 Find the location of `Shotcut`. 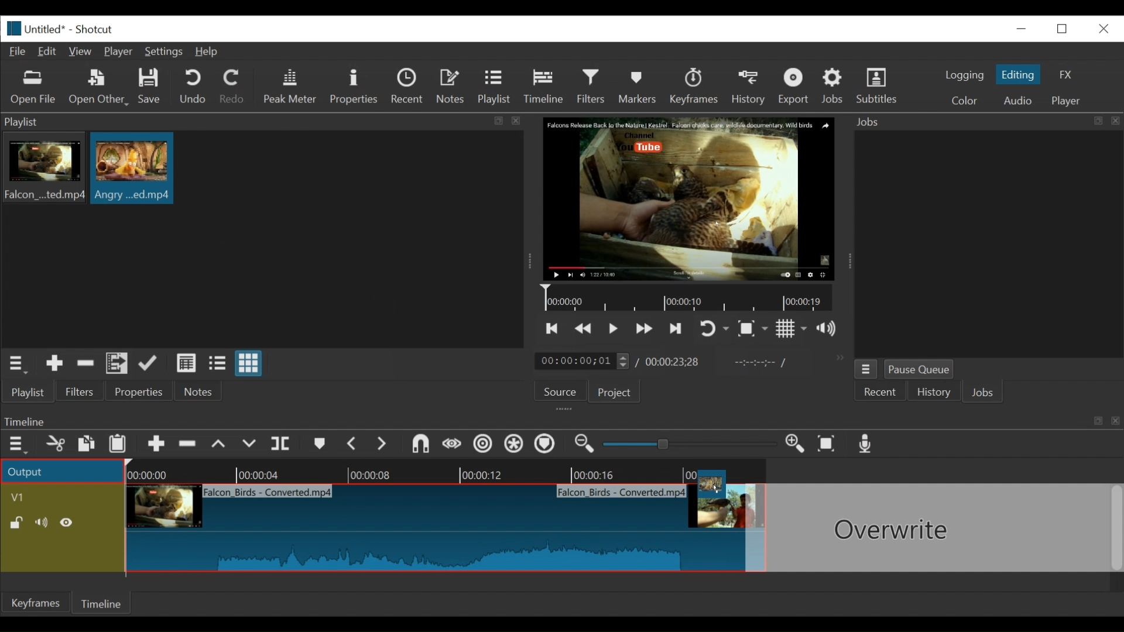

Shotcut is located at coordinates (94, 30).